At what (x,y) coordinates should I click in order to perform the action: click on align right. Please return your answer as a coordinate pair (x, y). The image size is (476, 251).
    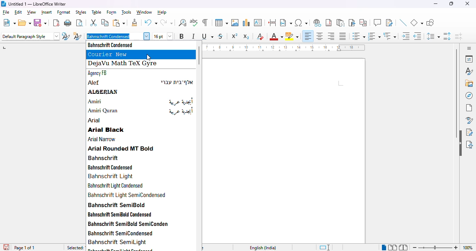
    Looking at the image, I should click on (331, 36).